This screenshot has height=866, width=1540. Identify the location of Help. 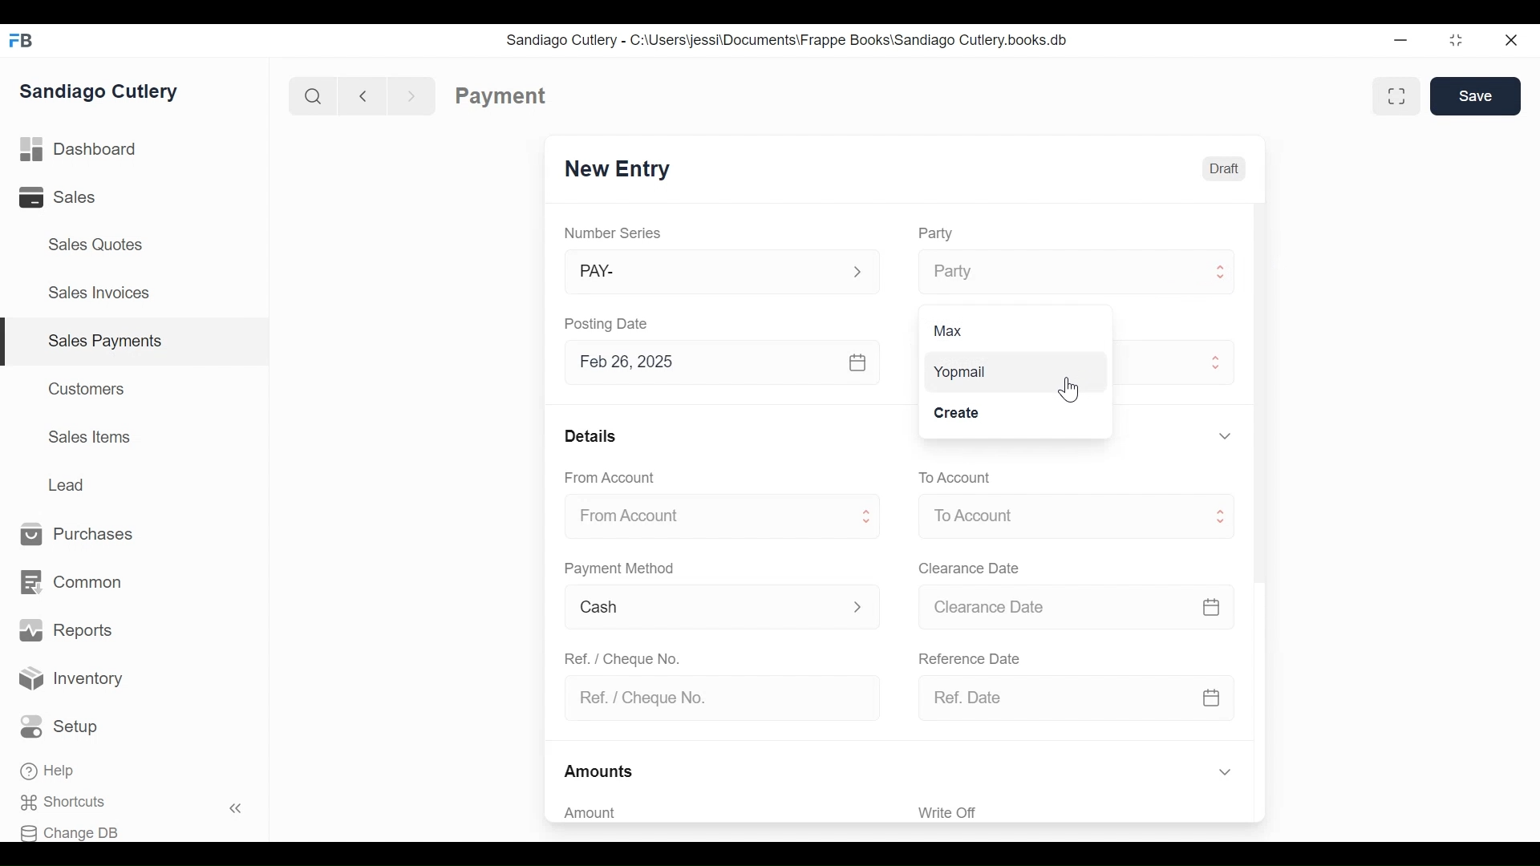
(50, 772).